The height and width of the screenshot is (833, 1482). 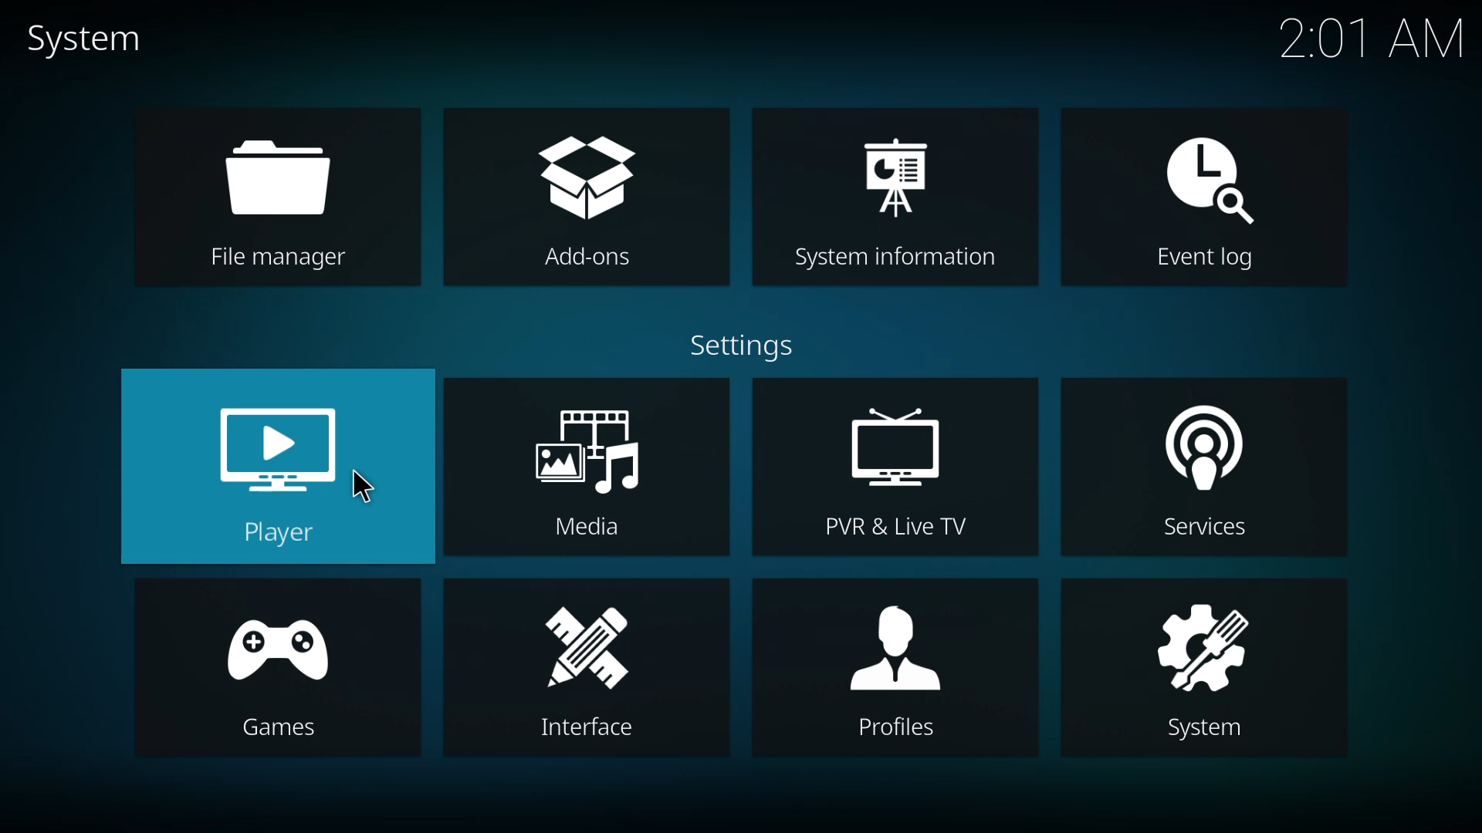 I want to click on pvr & live tv, so click(x=895, y=473).